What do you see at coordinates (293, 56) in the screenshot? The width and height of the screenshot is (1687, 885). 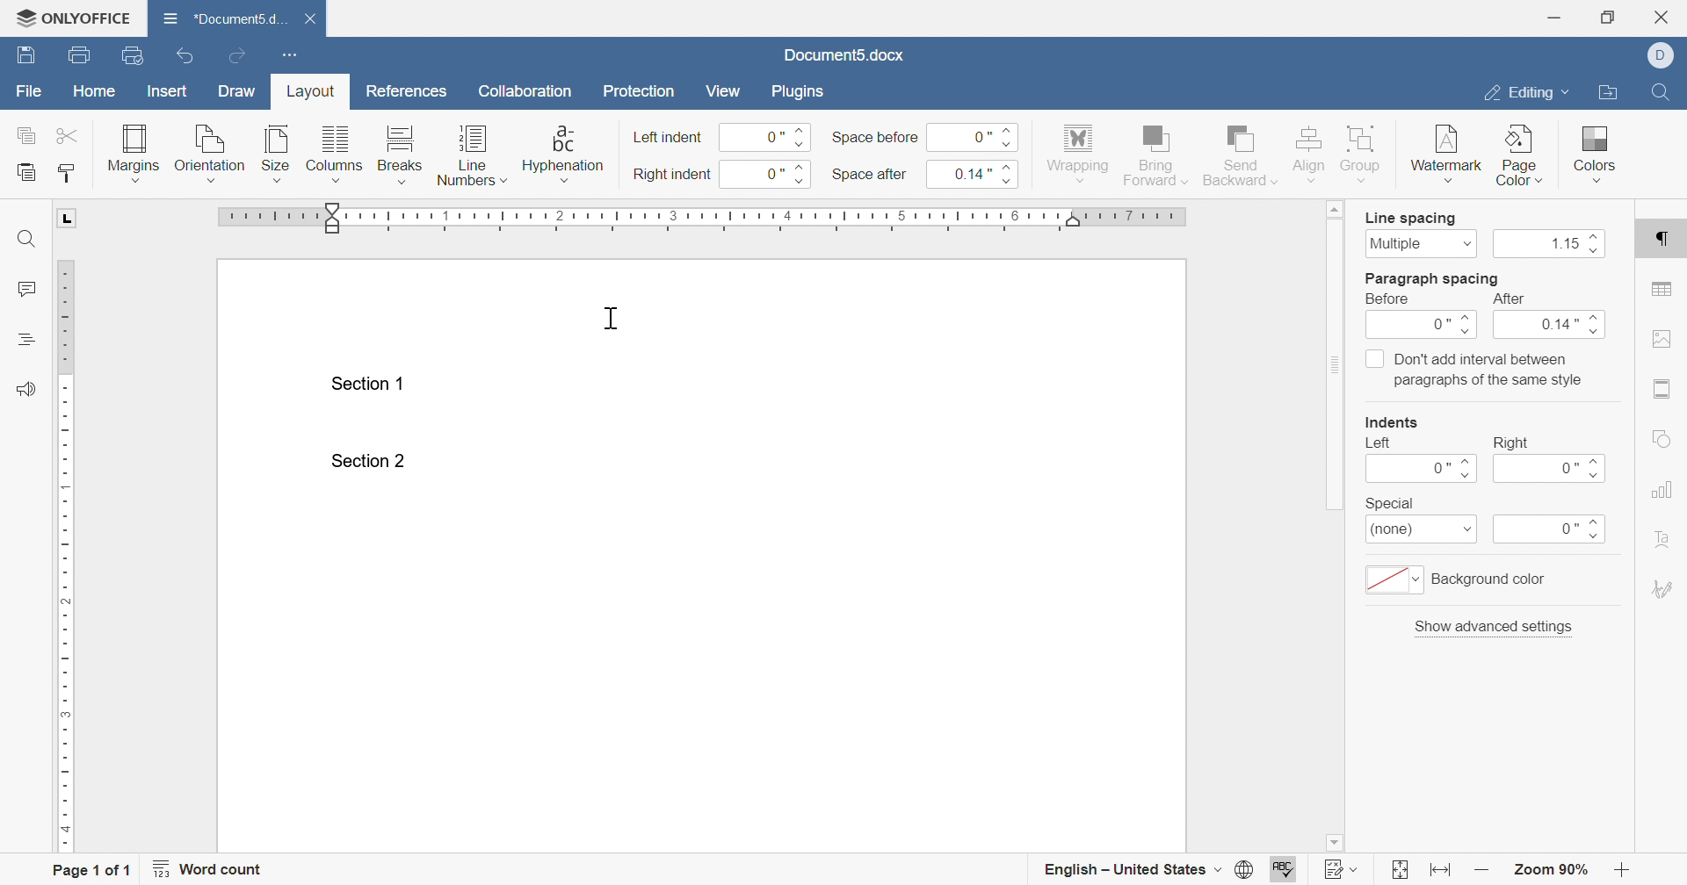 I see `customize quick access toolbar` at bounding box center [293, 56].